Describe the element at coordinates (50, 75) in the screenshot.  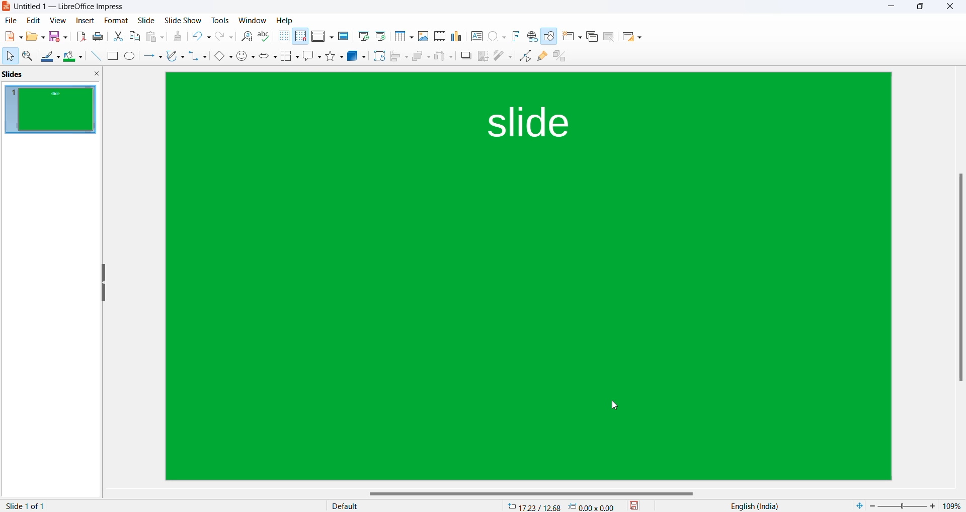
I see `slide pane` at that location.